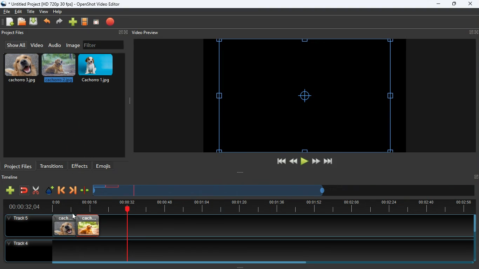  I want to click on image 2 timeline, so click(113, 186).